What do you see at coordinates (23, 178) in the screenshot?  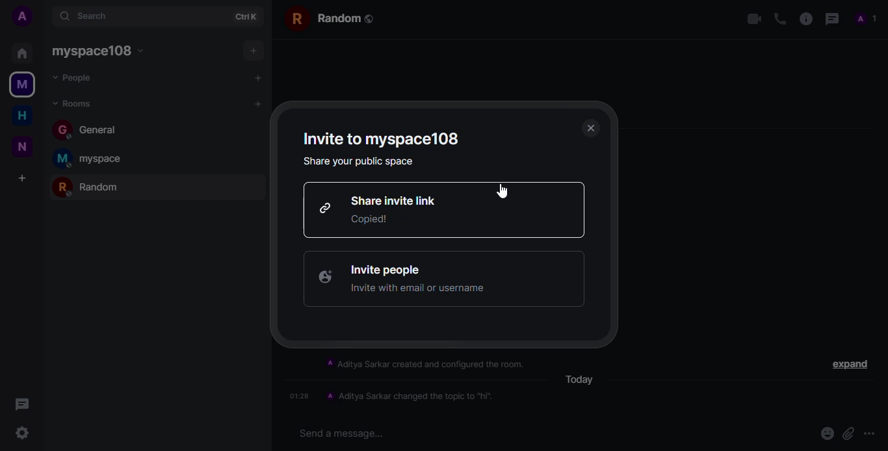 I see `add` at bounding box center [23, 178].